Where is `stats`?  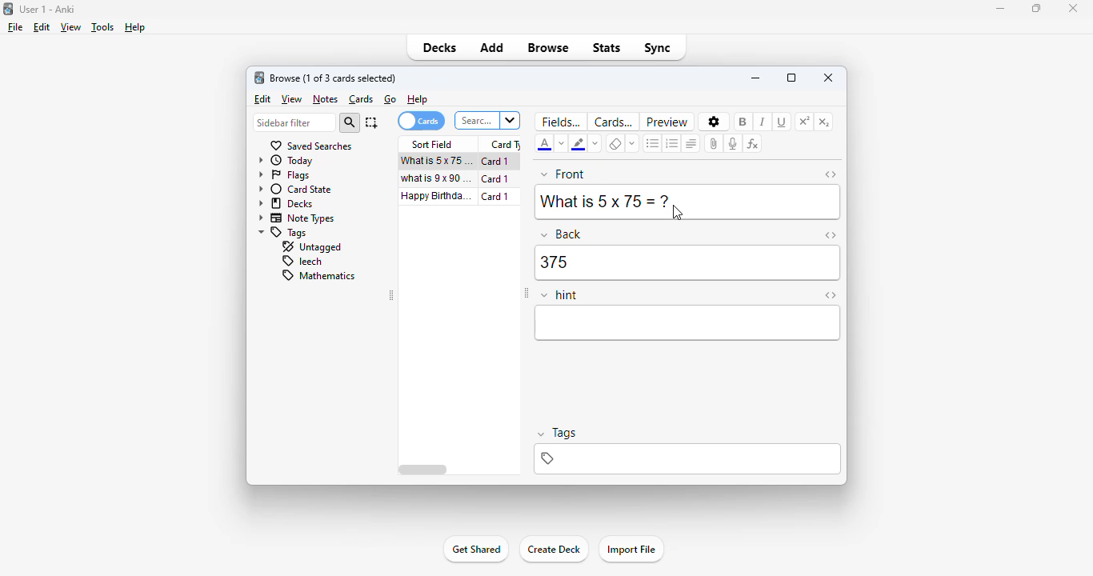 stats is located at coordinates (607, 49).